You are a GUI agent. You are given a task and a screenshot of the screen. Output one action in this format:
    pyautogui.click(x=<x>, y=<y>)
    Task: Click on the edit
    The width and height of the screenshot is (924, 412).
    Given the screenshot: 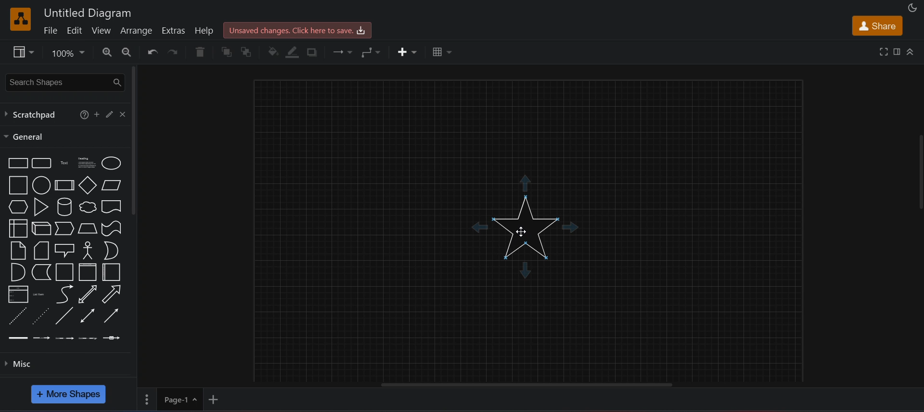 What is the action you would take?
    pyautogui.click(x=110, y=113)
    